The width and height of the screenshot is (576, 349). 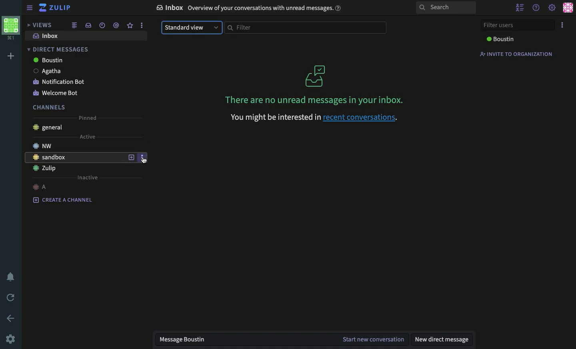 What do you see at coordinates (49, 60) in the screenshot?
I see `boustin` at bounding box center [49, 60].